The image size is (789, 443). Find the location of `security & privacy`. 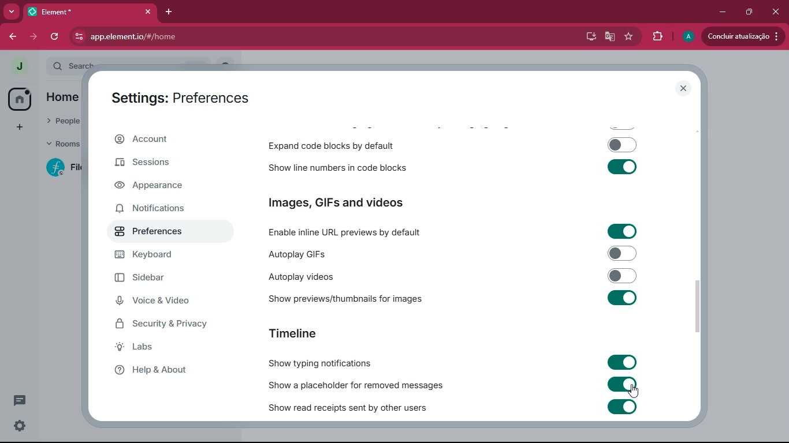

security & privacy is located at coordinates (165, 326).